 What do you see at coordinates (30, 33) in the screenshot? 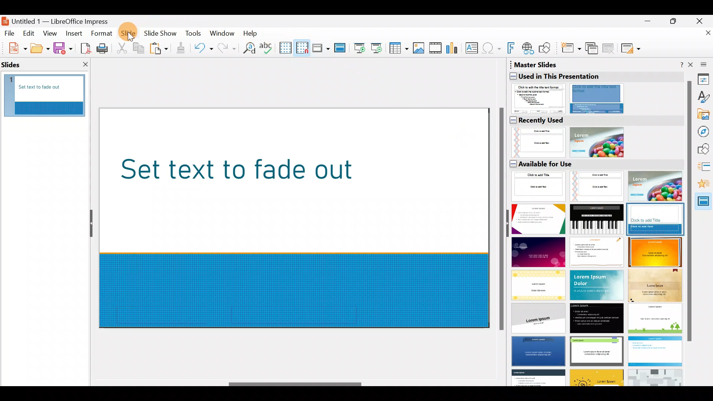
I see `Edit` at bounding box center [30, 33].